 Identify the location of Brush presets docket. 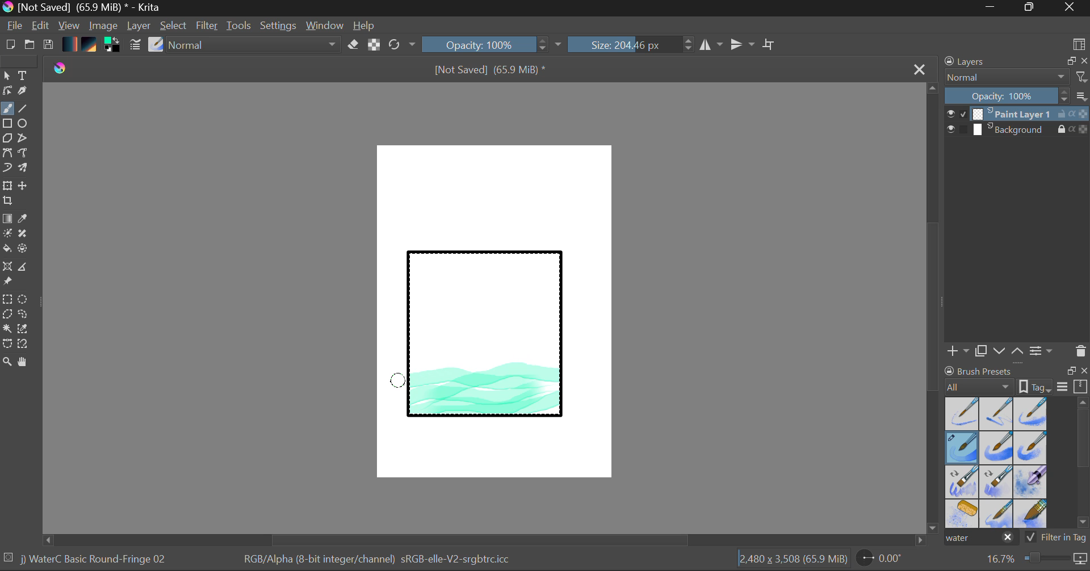
(1016, 379).